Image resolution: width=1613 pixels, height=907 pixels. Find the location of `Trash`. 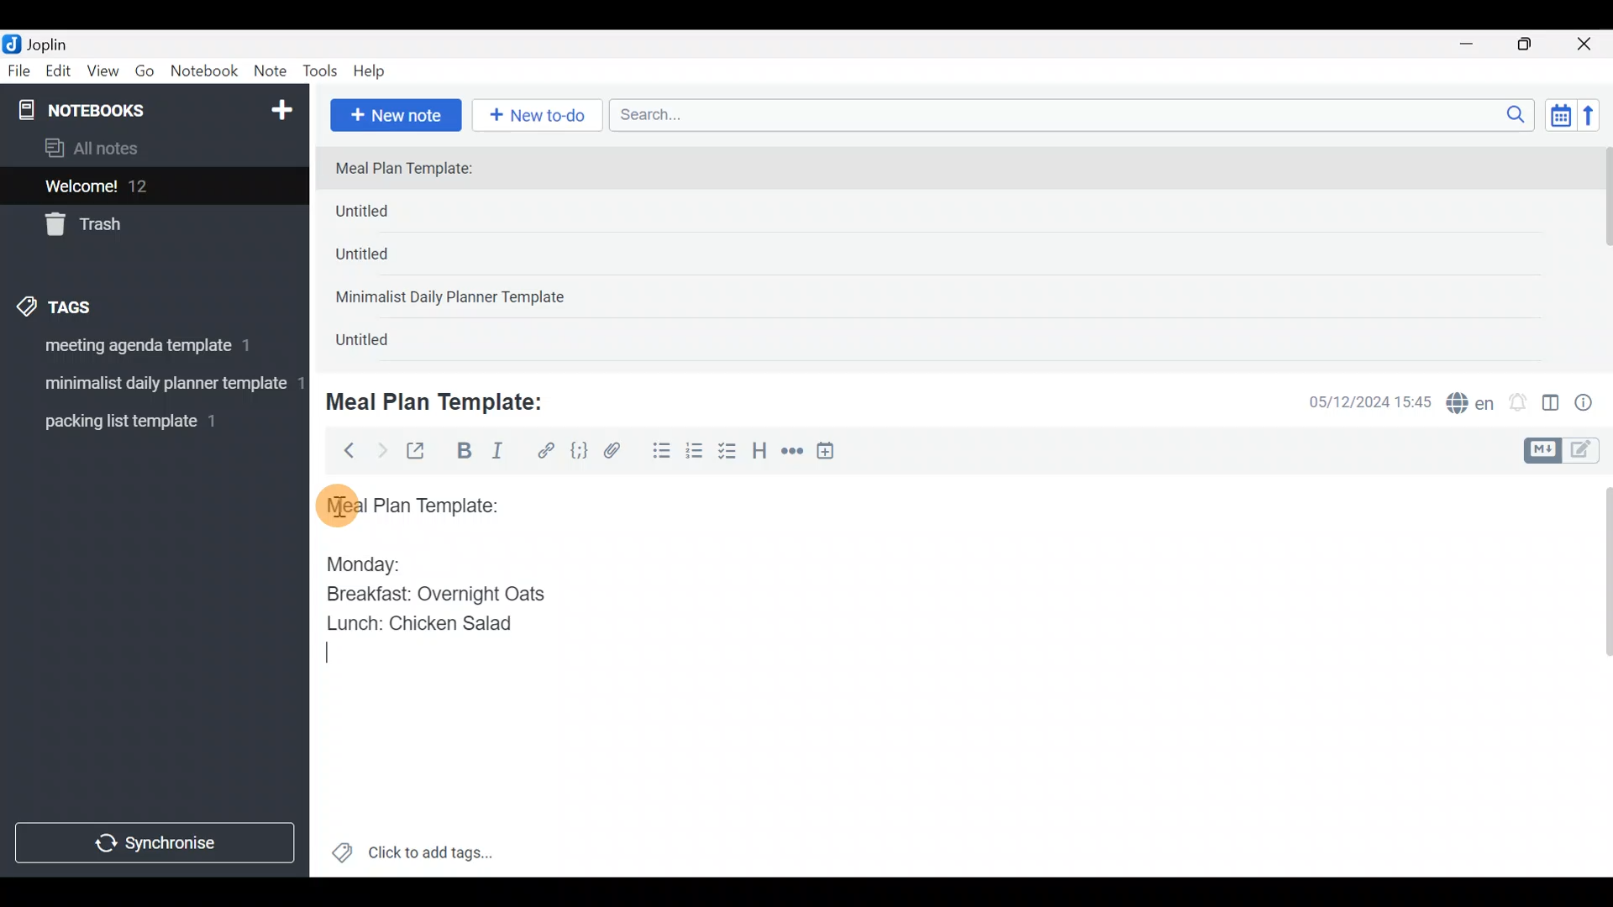

Trash is located at coordinates (144, 226).